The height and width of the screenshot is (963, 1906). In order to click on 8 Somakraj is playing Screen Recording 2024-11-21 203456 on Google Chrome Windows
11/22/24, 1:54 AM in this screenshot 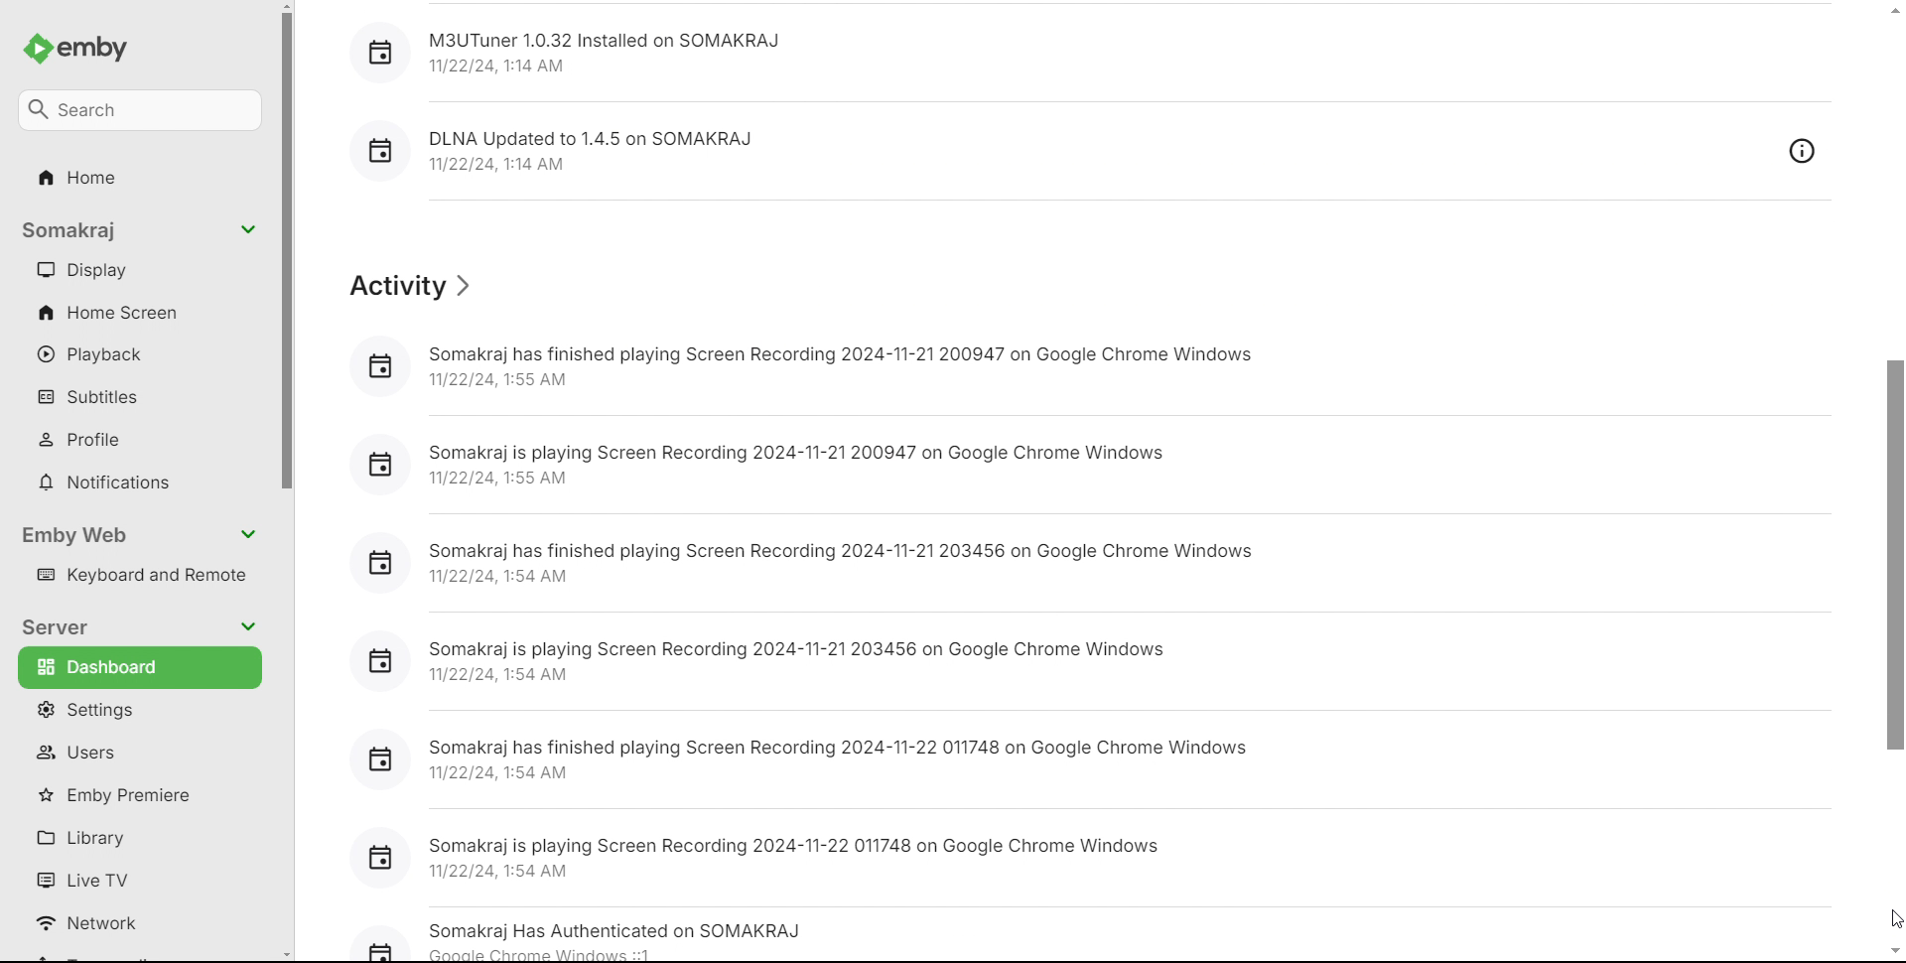, I will do `click(794, 662)`.